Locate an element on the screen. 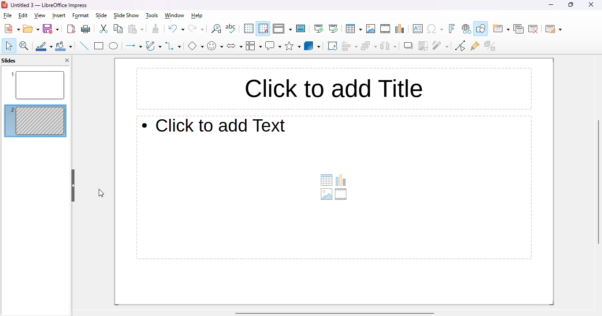  fill color is located at coordinates (64, 47).